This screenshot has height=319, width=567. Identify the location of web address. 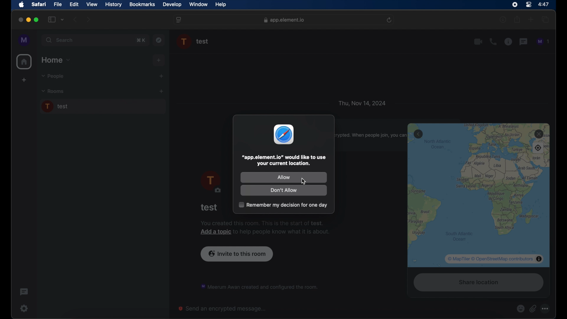
(284, 20).